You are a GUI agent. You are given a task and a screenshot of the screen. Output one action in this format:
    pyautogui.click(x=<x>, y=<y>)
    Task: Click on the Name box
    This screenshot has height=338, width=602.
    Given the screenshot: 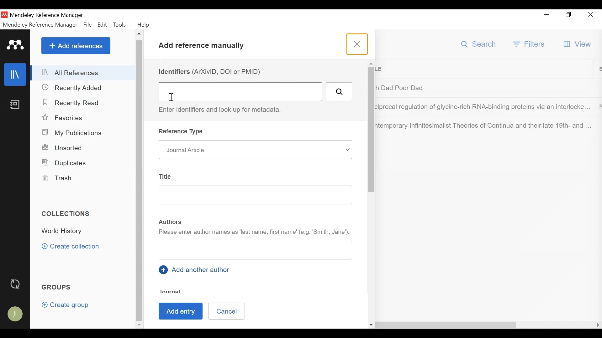 What is the action you would take?
    pyautogui.click(x=256, y=251)
    